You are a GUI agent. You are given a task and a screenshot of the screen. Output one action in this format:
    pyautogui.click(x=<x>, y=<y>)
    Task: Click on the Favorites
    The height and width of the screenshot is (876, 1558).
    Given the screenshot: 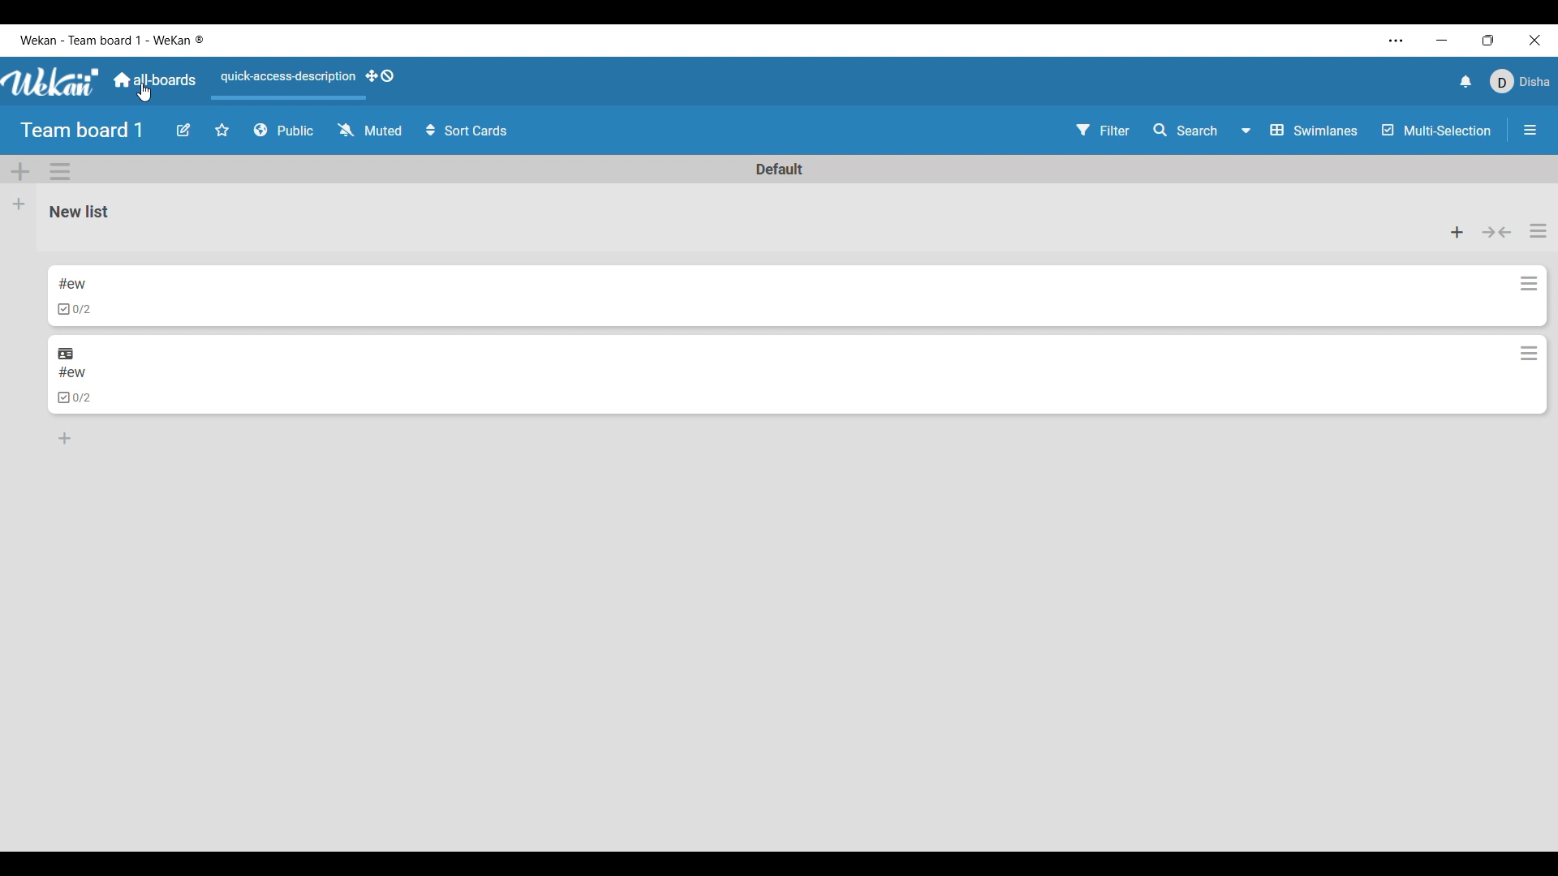 What is the action you would take?
    pyautogui.click(x=222, y=130)
    